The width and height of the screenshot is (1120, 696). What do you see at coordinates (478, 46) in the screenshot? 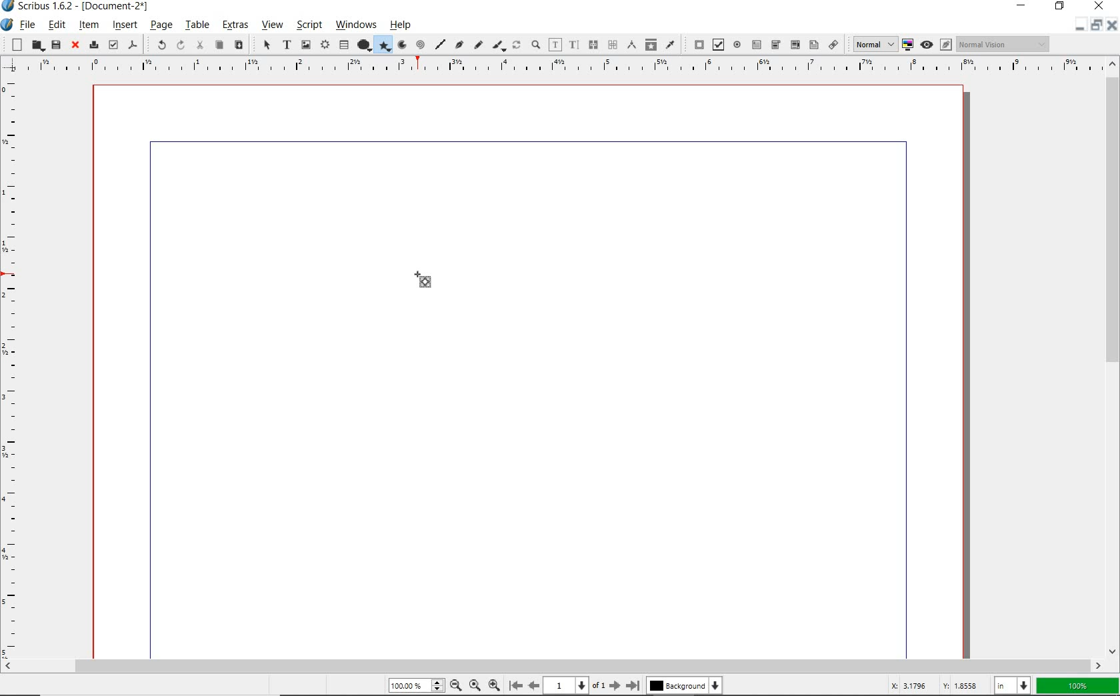
I see `freehand line` at bounding box center [478, 46].